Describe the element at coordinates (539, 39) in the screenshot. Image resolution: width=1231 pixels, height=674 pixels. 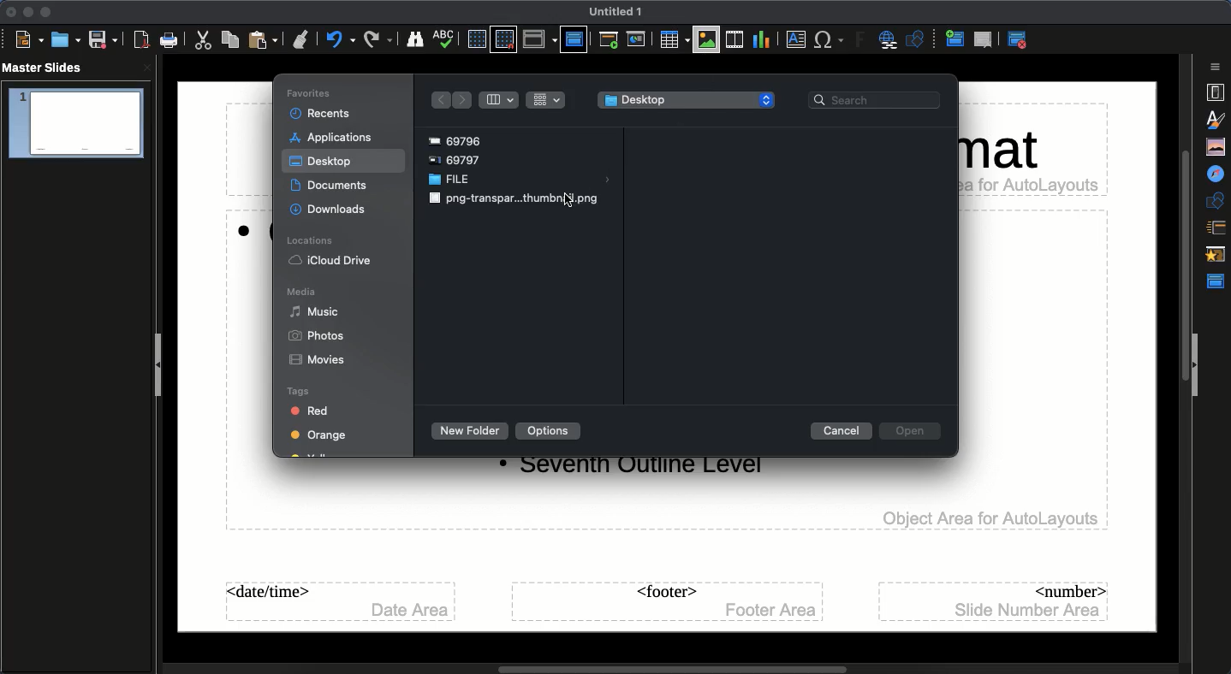
I see `Display view` at that location.